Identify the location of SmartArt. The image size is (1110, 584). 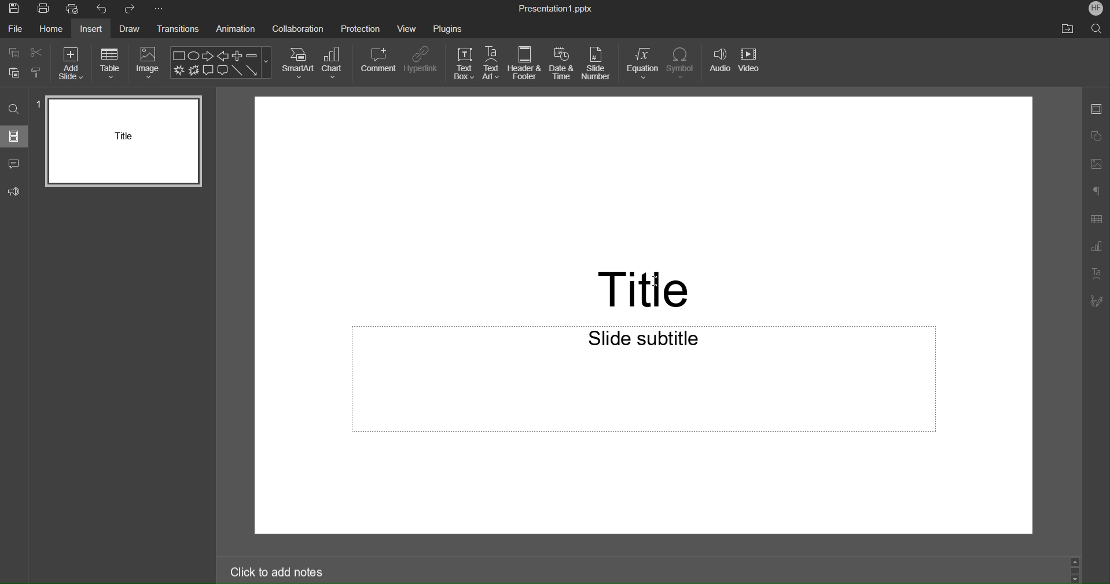
(297, 64).